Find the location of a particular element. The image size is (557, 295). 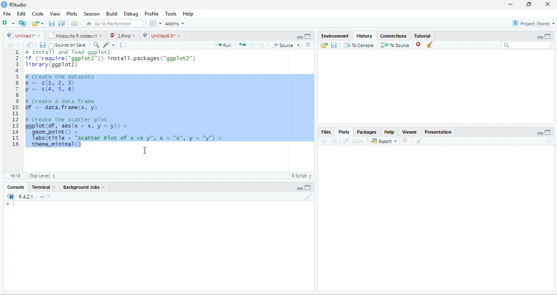

minimize is located at coordinates (511, 4).